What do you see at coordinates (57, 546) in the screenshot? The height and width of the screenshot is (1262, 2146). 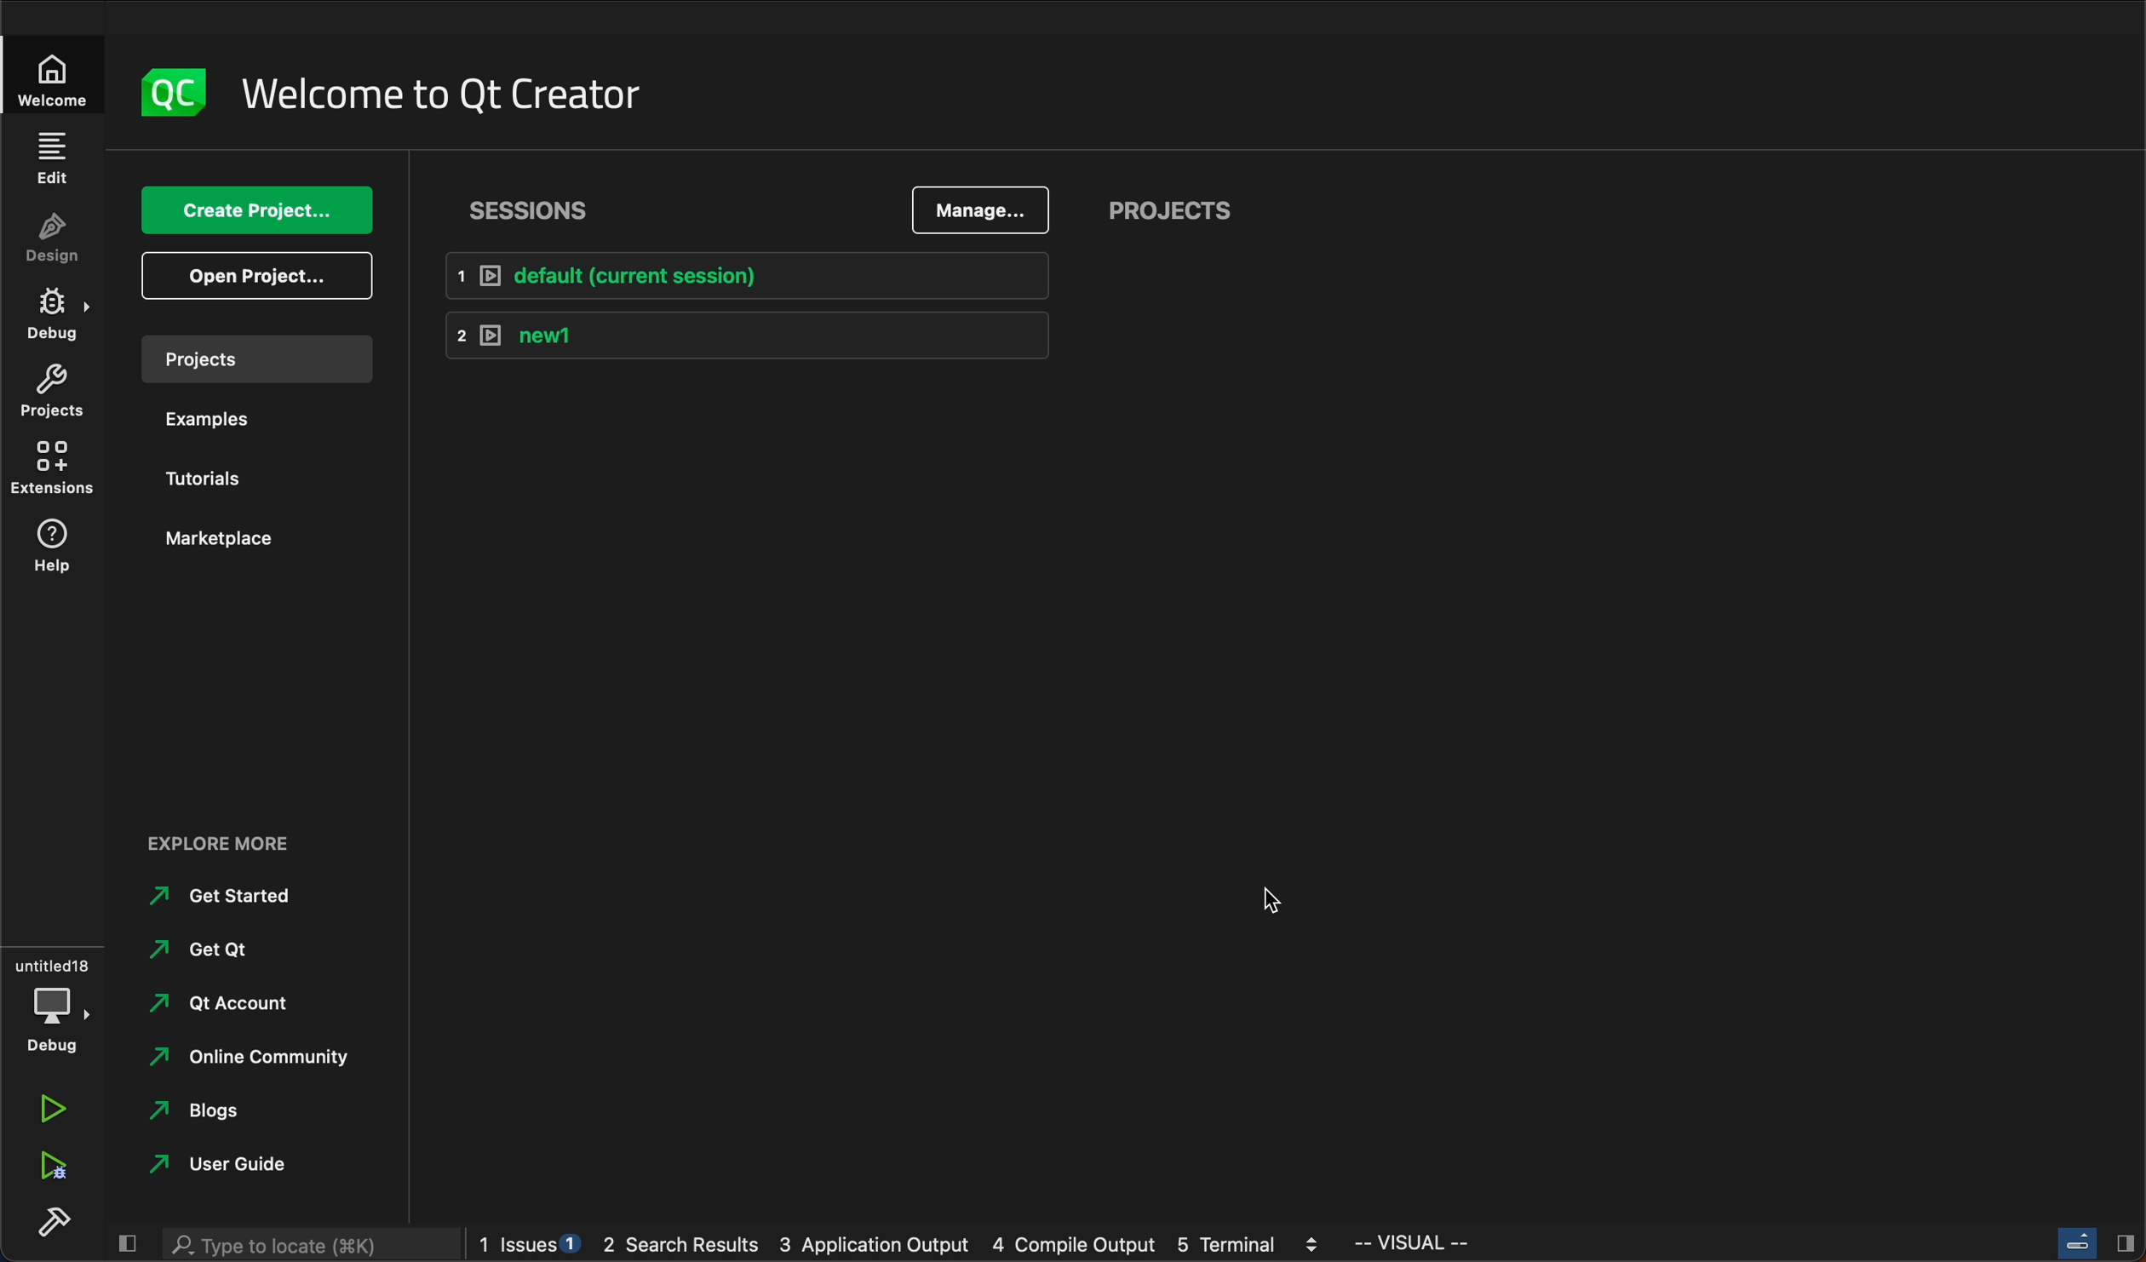 I see `help` at bounding box center [57, 546].